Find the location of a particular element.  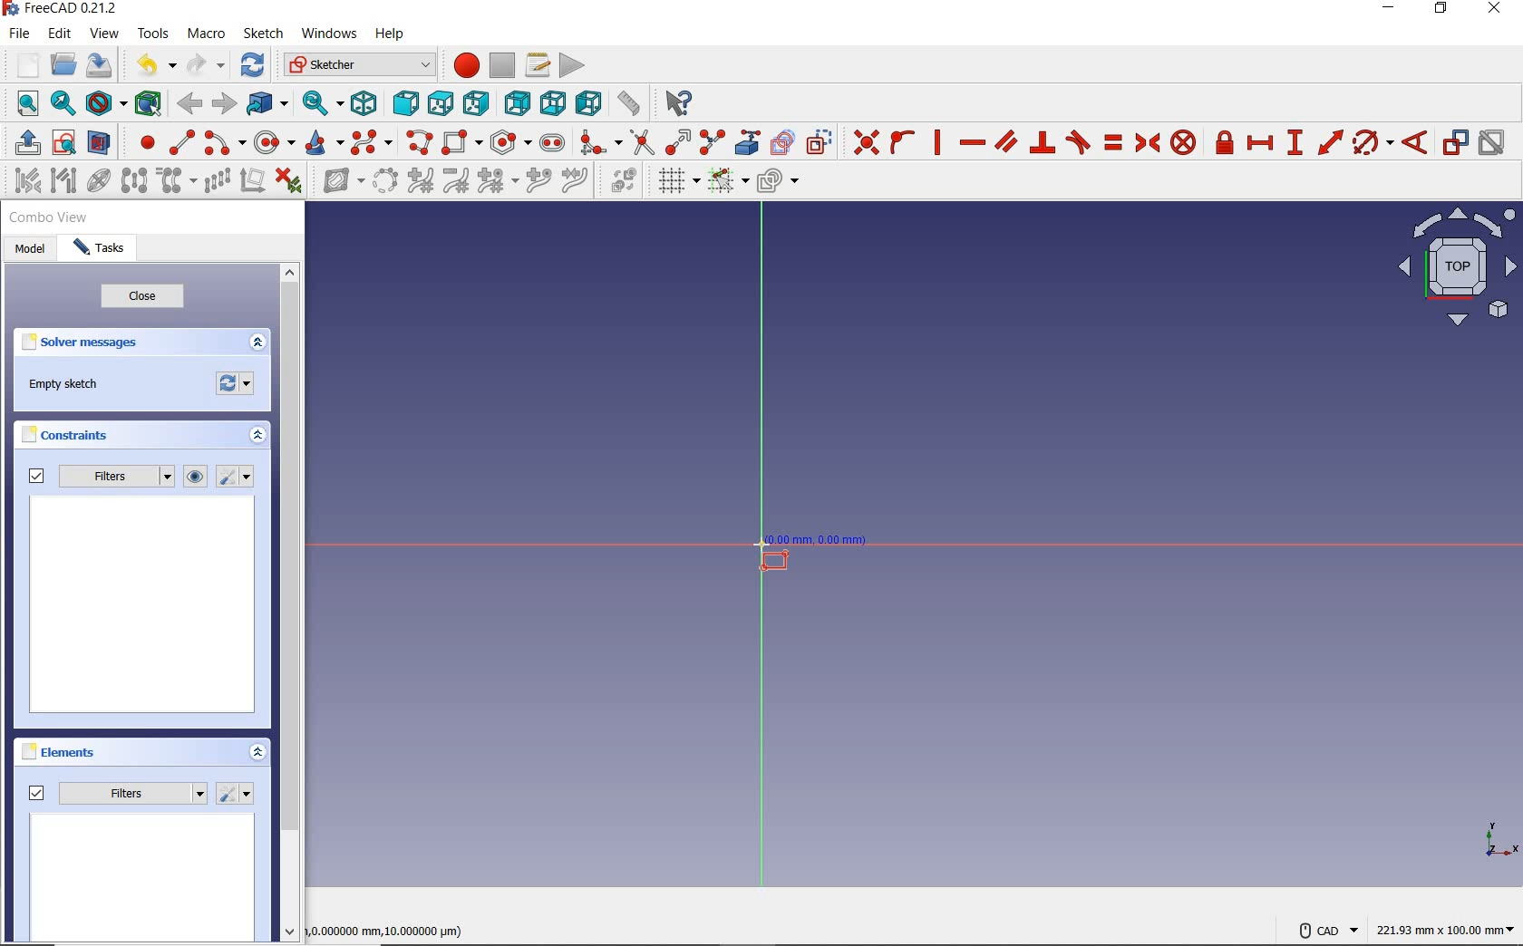

constrain horizontal distance is located at coordinates (1261, 145).